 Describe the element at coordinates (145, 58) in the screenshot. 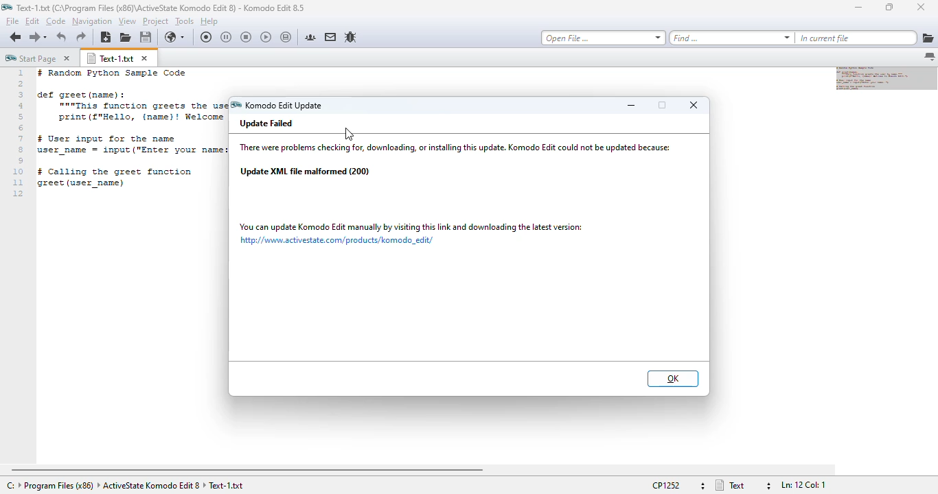

I see `close tab` at that location.